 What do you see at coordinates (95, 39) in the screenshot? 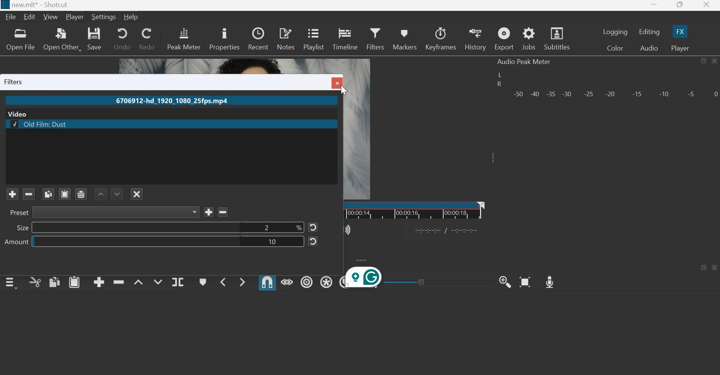
I see `save` at bounding box center [95, 39].